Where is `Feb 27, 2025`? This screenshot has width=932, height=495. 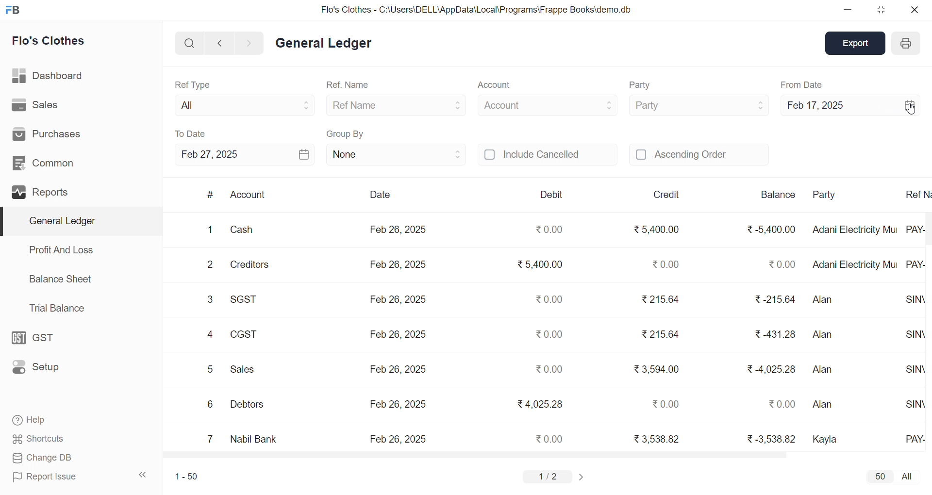
Feb 27, 2025 is located at coordinates (245, 154).